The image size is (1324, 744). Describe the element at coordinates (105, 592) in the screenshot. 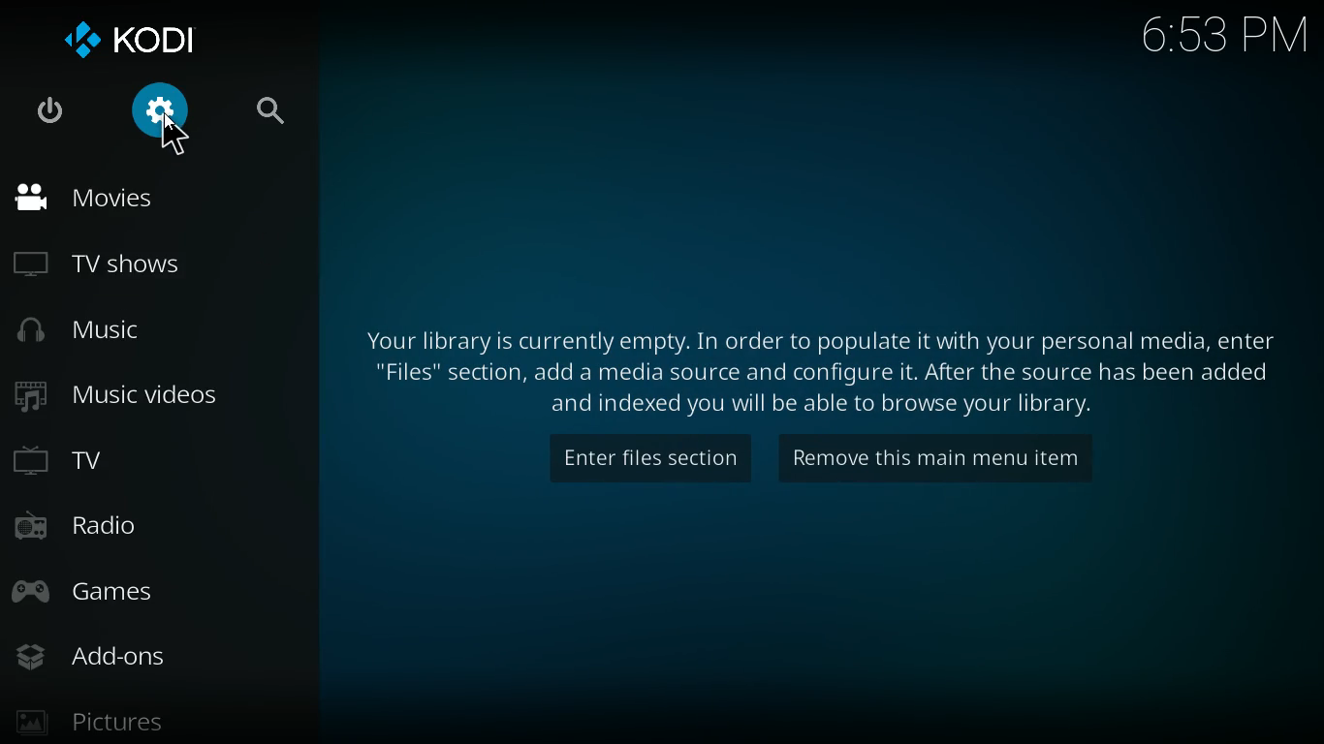

I see `games` at that location.